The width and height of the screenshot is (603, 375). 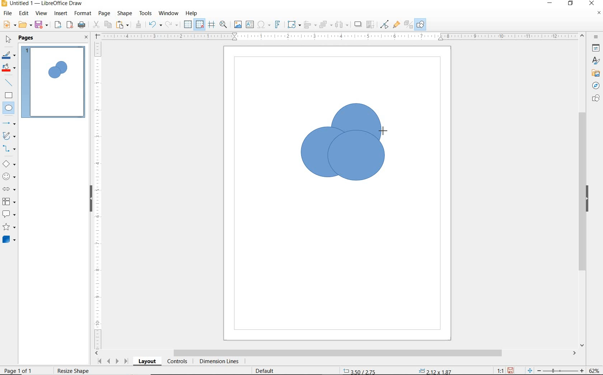 What do you see at coordinates (597, 49) in the screenshot?
I see `PROPERTIES` at bounding box center [597, 49].